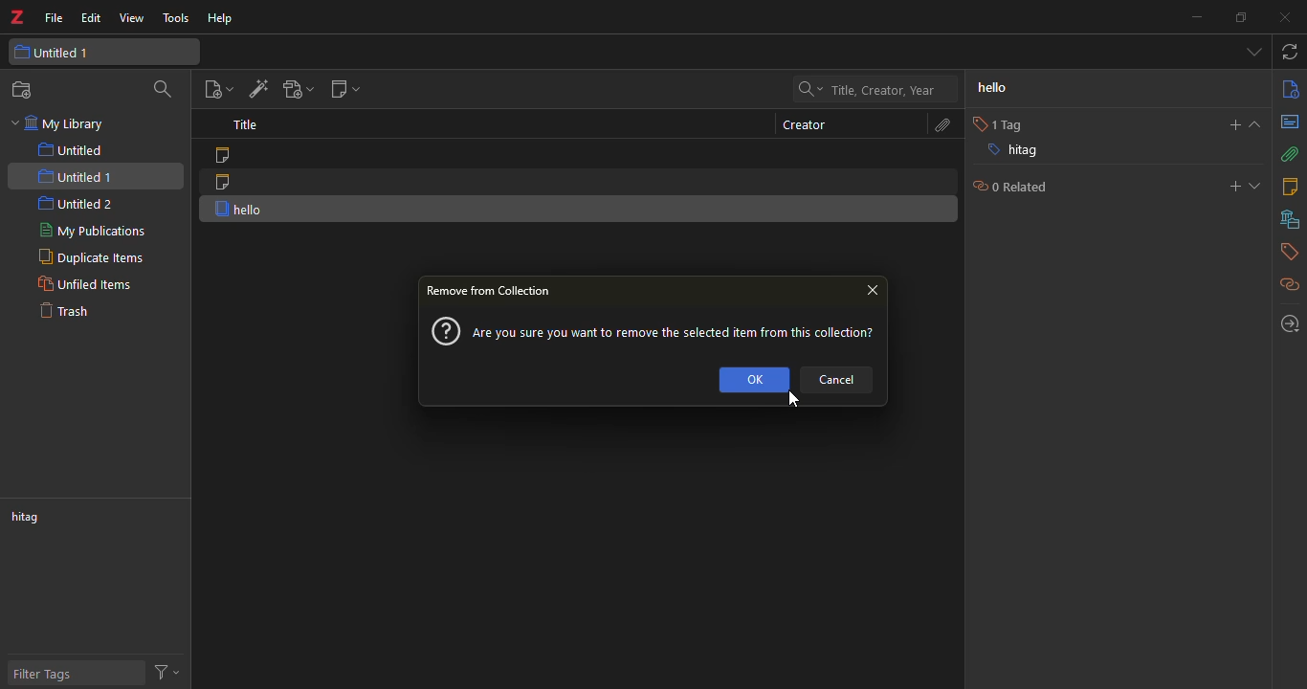 This screenshot has height=689, width=1307. Describe the element at coordinates (88, 257) in the screenshot. I see `duplicated items` at that location.